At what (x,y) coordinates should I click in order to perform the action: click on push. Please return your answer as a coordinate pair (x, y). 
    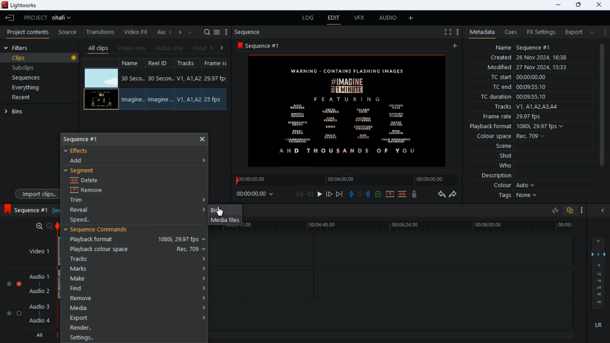
    Looking at the image, I should click on (368, 195).